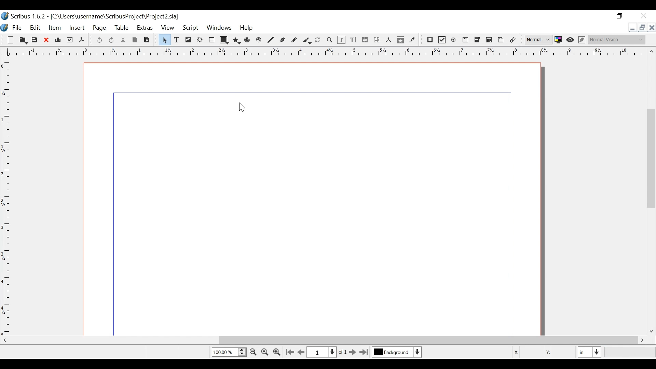  I want to click on View, so click(167, 28).